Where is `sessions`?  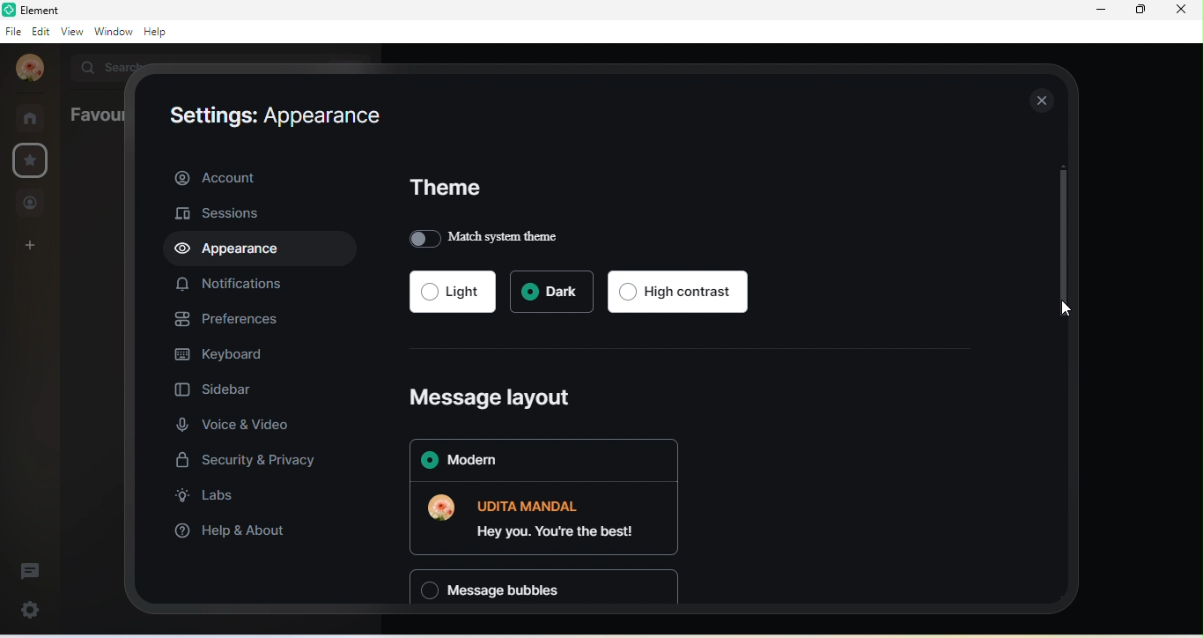
sessions is located at coordinates (220, 214).